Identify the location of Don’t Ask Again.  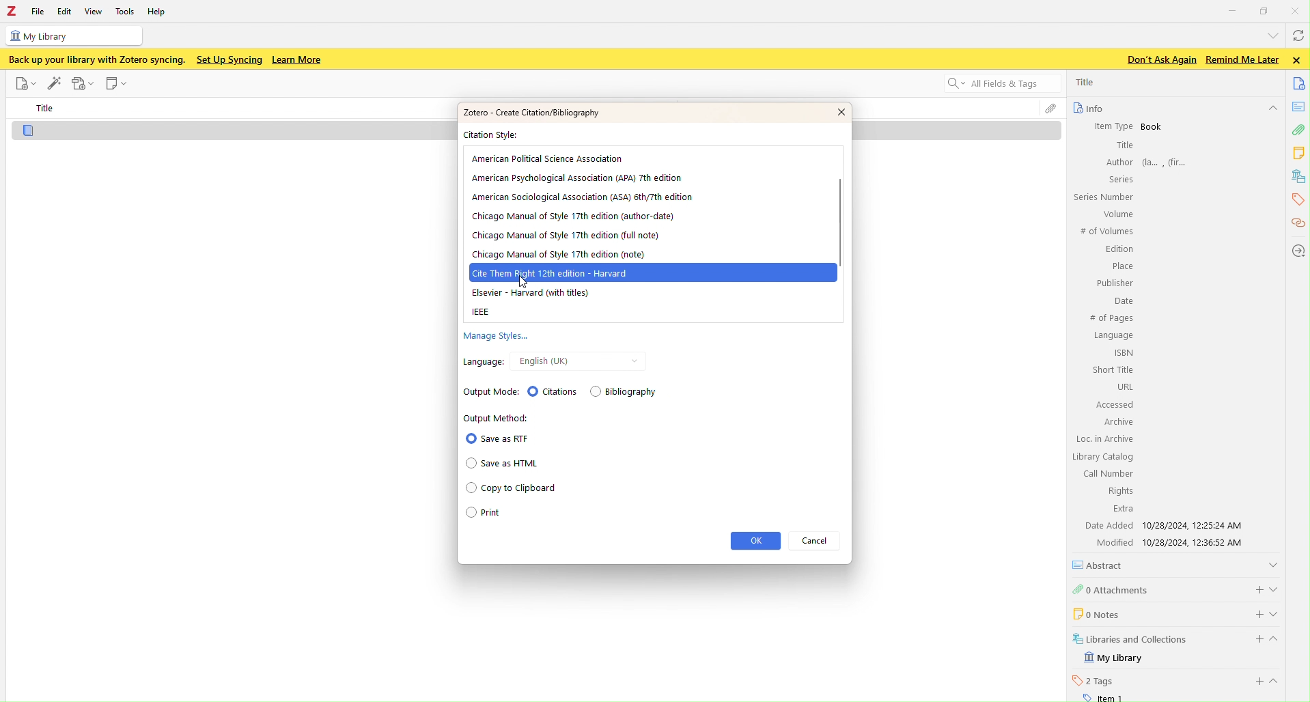
(1158, 60).